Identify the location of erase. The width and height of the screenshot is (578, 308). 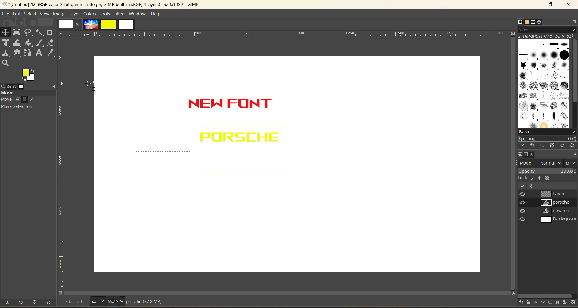
(51, 42).